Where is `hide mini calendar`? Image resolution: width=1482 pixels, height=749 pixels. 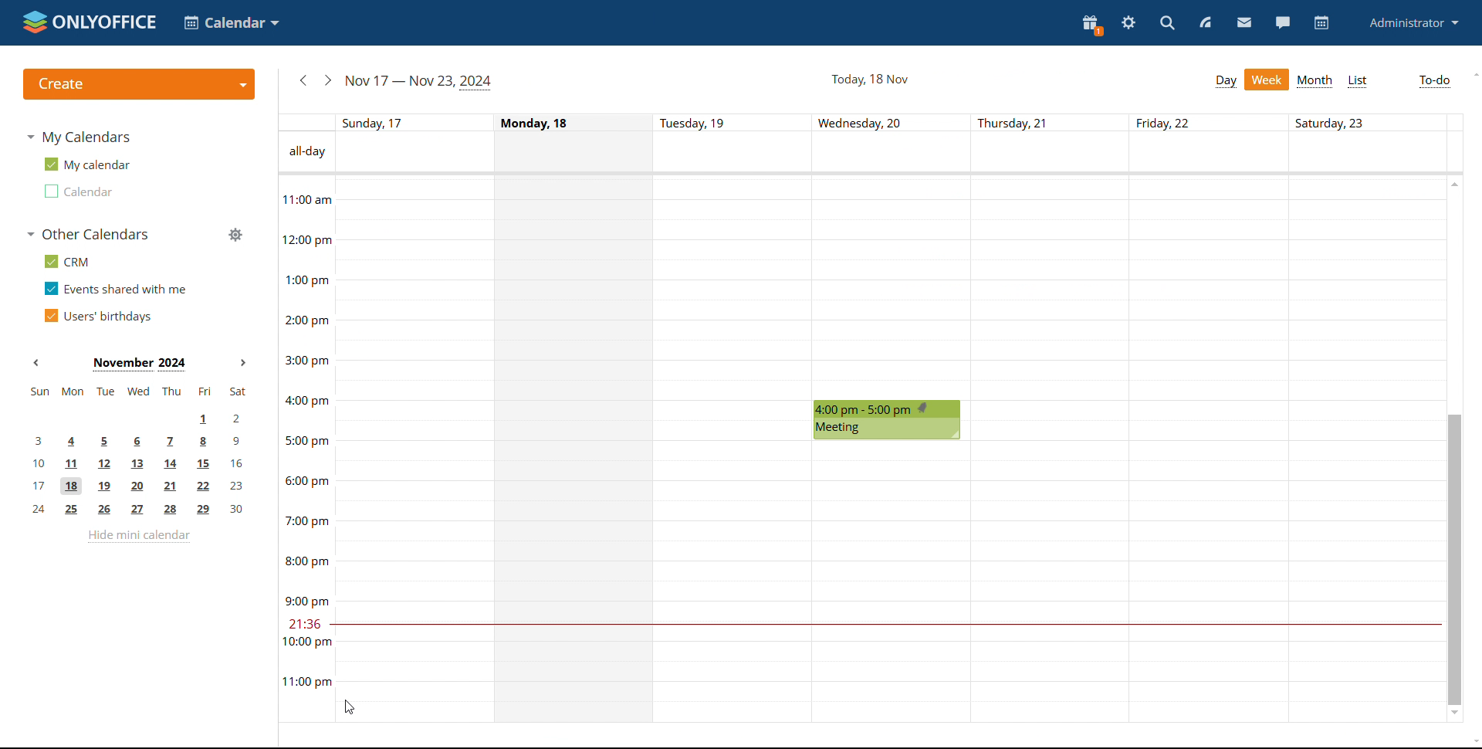
hide mini calendar is located at coordinates (139, 536).